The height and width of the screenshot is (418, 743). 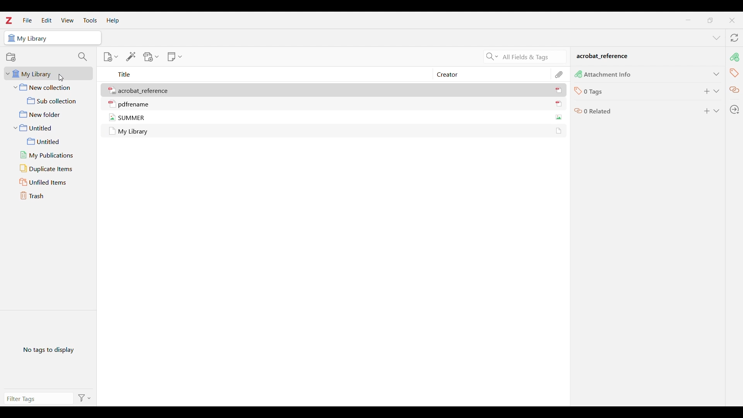 What do you see at coordinates (9, 21) in the screenshot?
I see `Software logo` at bounding box center [9, 21].